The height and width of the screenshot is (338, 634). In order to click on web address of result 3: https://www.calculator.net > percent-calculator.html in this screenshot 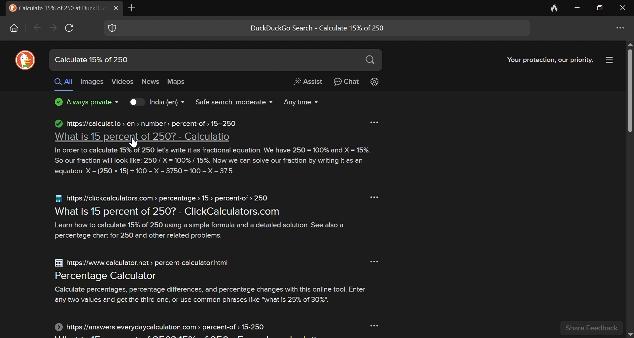, I will do `click(143, 263)`.